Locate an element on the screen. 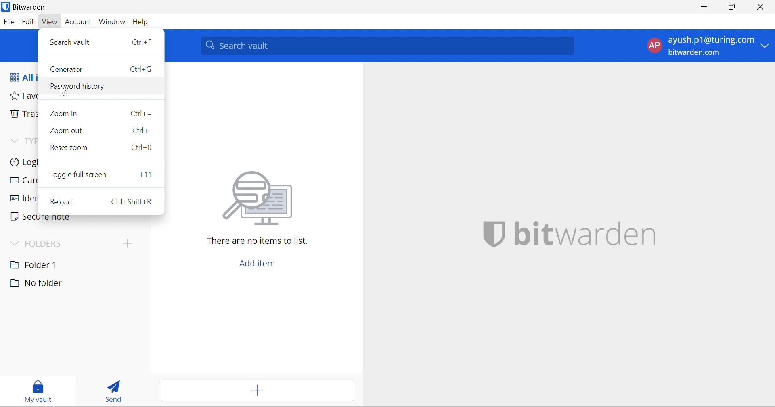  Generator is located at coordinates (101, 69).